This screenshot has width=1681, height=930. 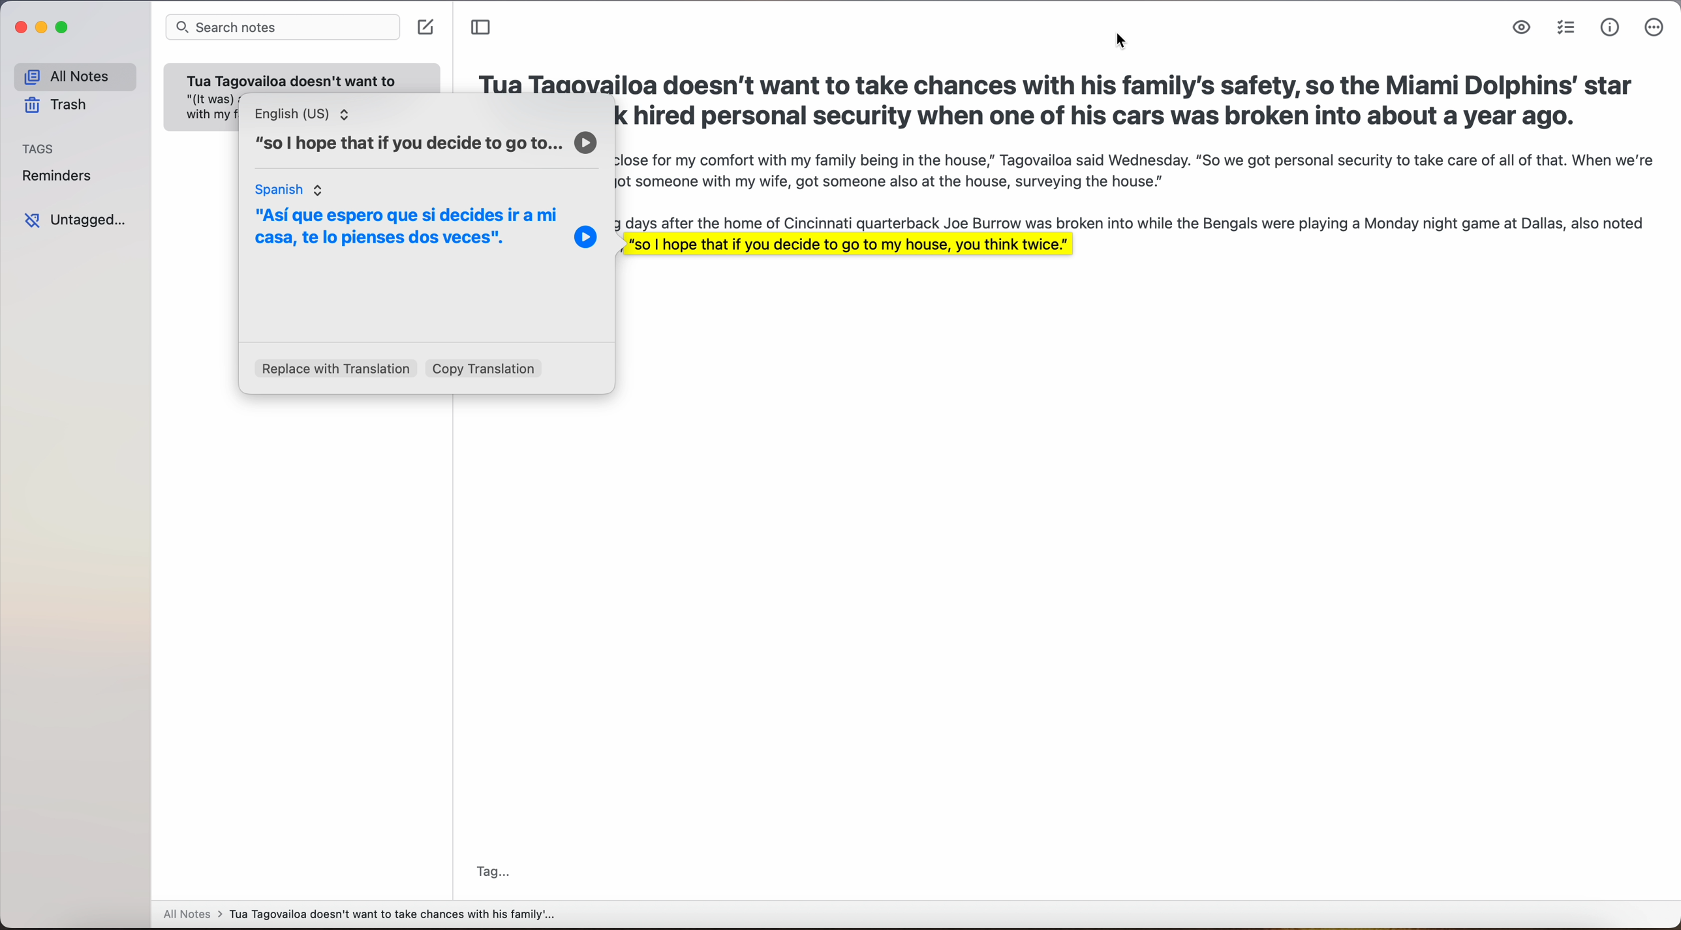 I want to click on minimize, so click(x=43, y=32).